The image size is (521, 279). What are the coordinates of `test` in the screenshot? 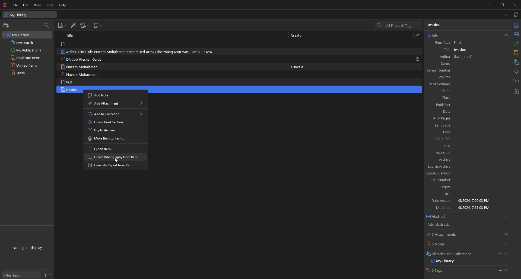 It's located at (68, 82).